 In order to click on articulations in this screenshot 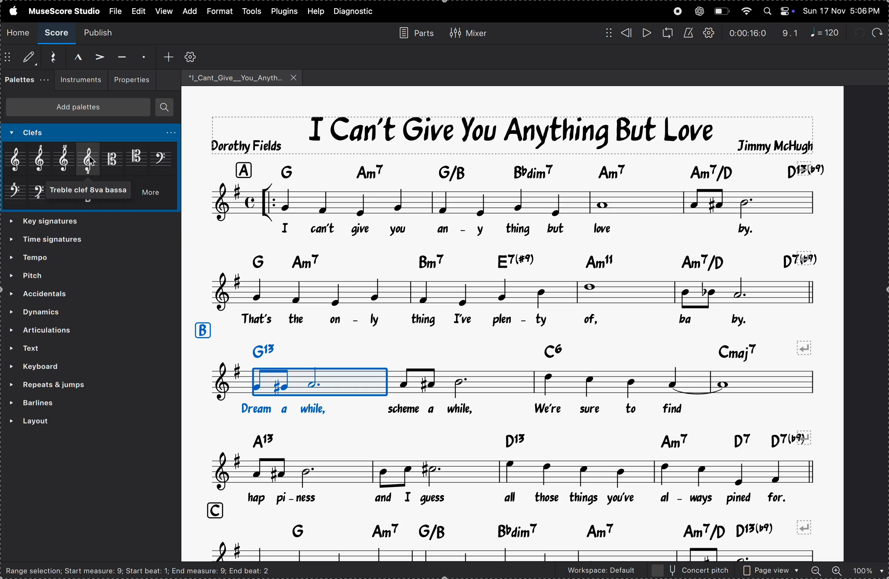, I will do `click(78, 331)`.